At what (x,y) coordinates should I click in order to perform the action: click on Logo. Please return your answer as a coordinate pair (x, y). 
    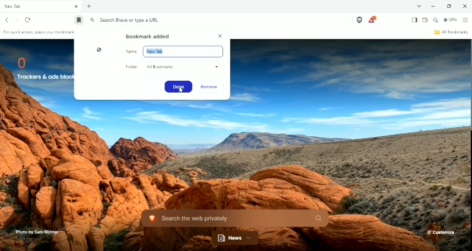
    Looking at the image, I should click on (99, 50).